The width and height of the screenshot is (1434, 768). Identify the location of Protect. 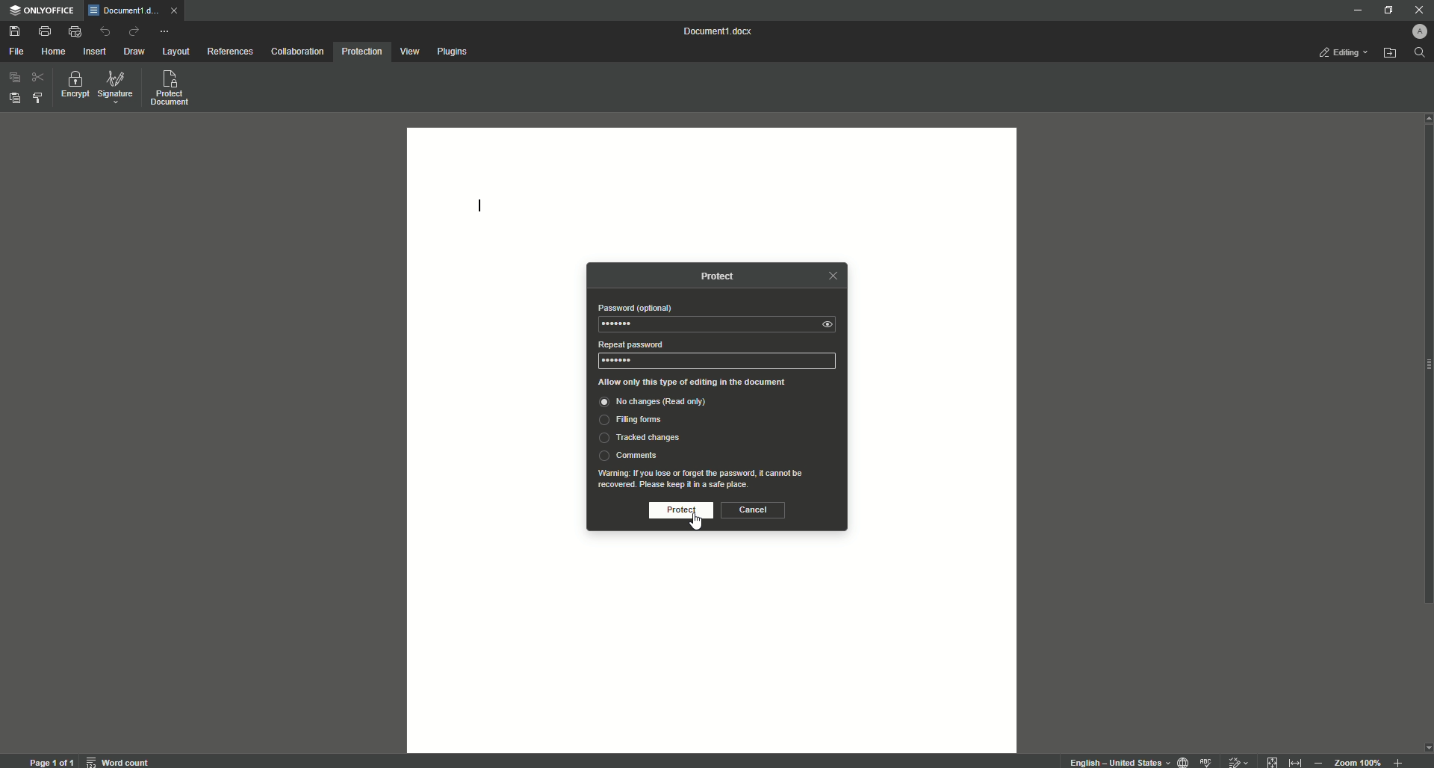
(677, 511).